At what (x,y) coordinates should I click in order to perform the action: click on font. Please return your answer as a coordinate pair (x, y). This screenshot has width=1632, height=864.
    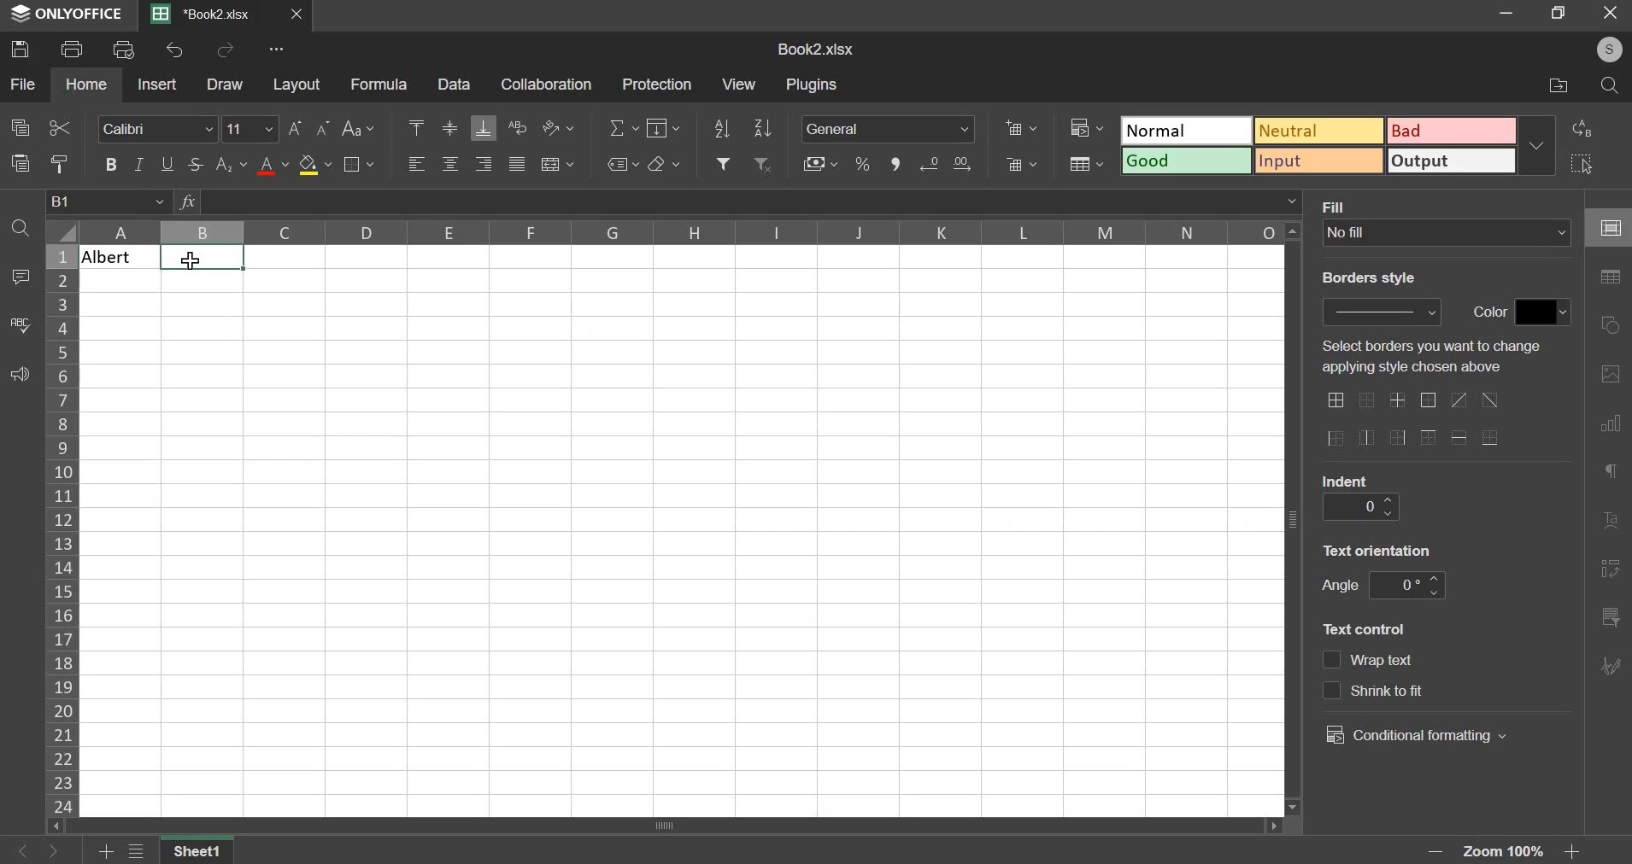
    Looking at the image, I should click on (158, 129).